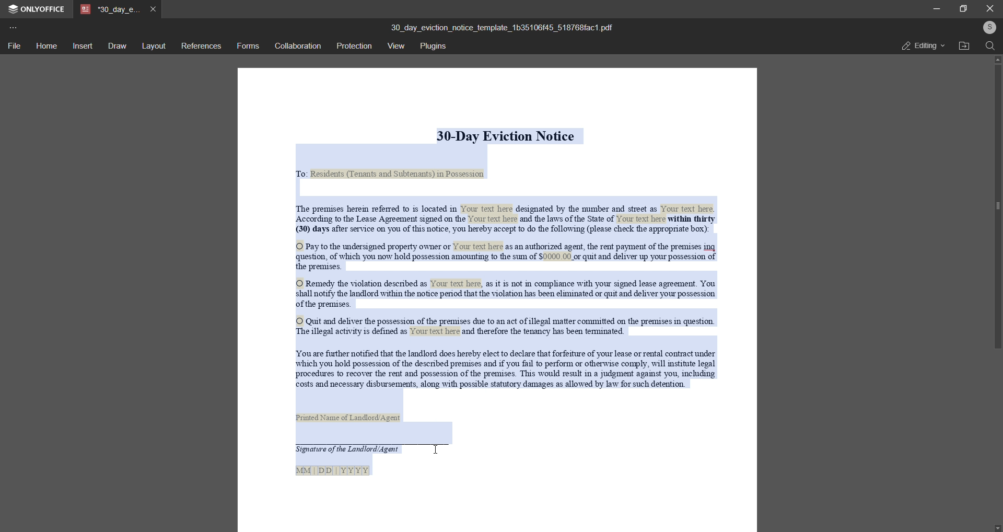  I want to click on plugins, so click(437, 47).